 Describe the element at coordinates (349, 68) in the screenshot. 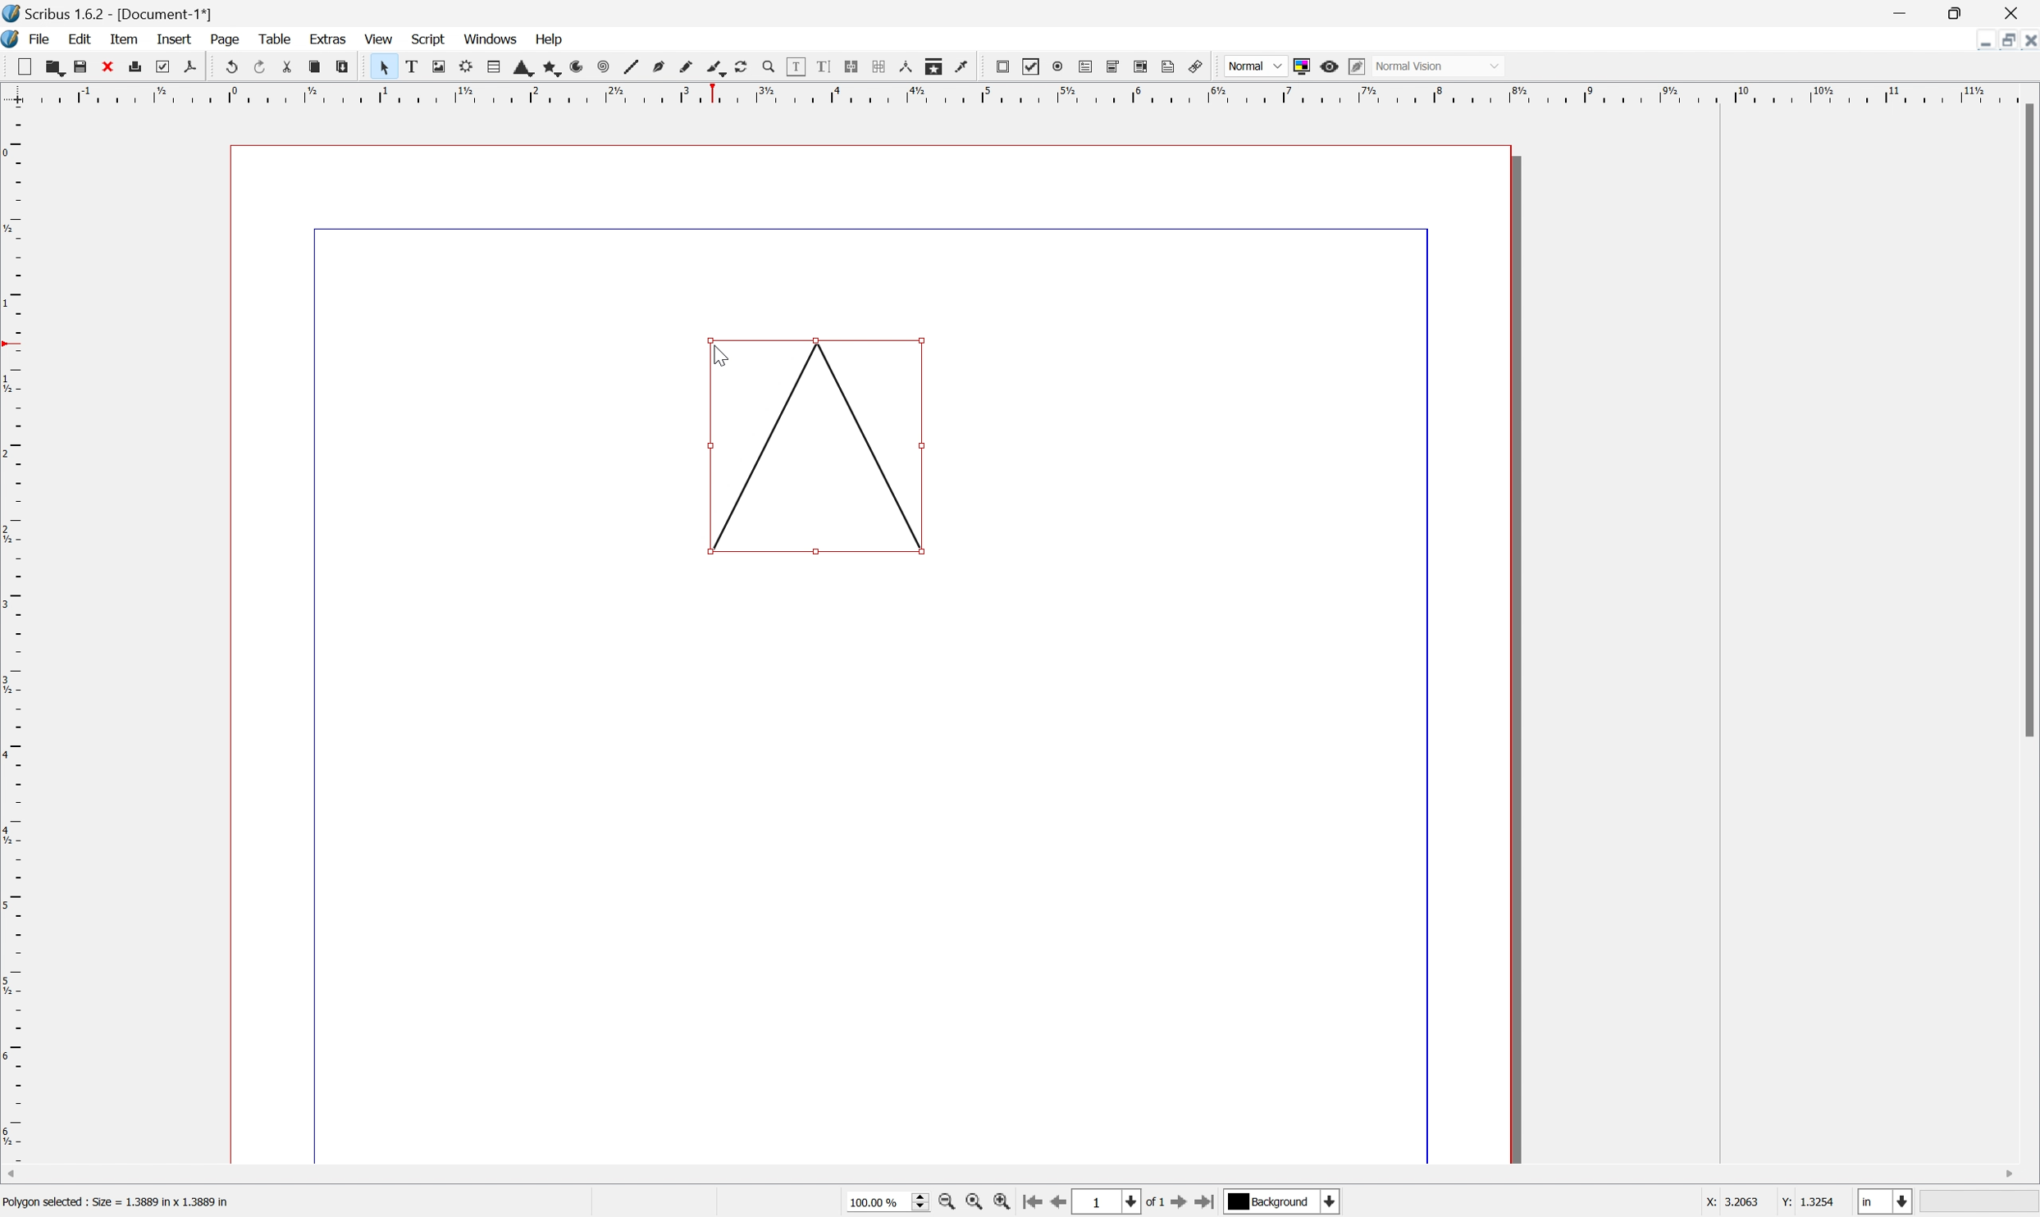

I see `Paste` at that location.